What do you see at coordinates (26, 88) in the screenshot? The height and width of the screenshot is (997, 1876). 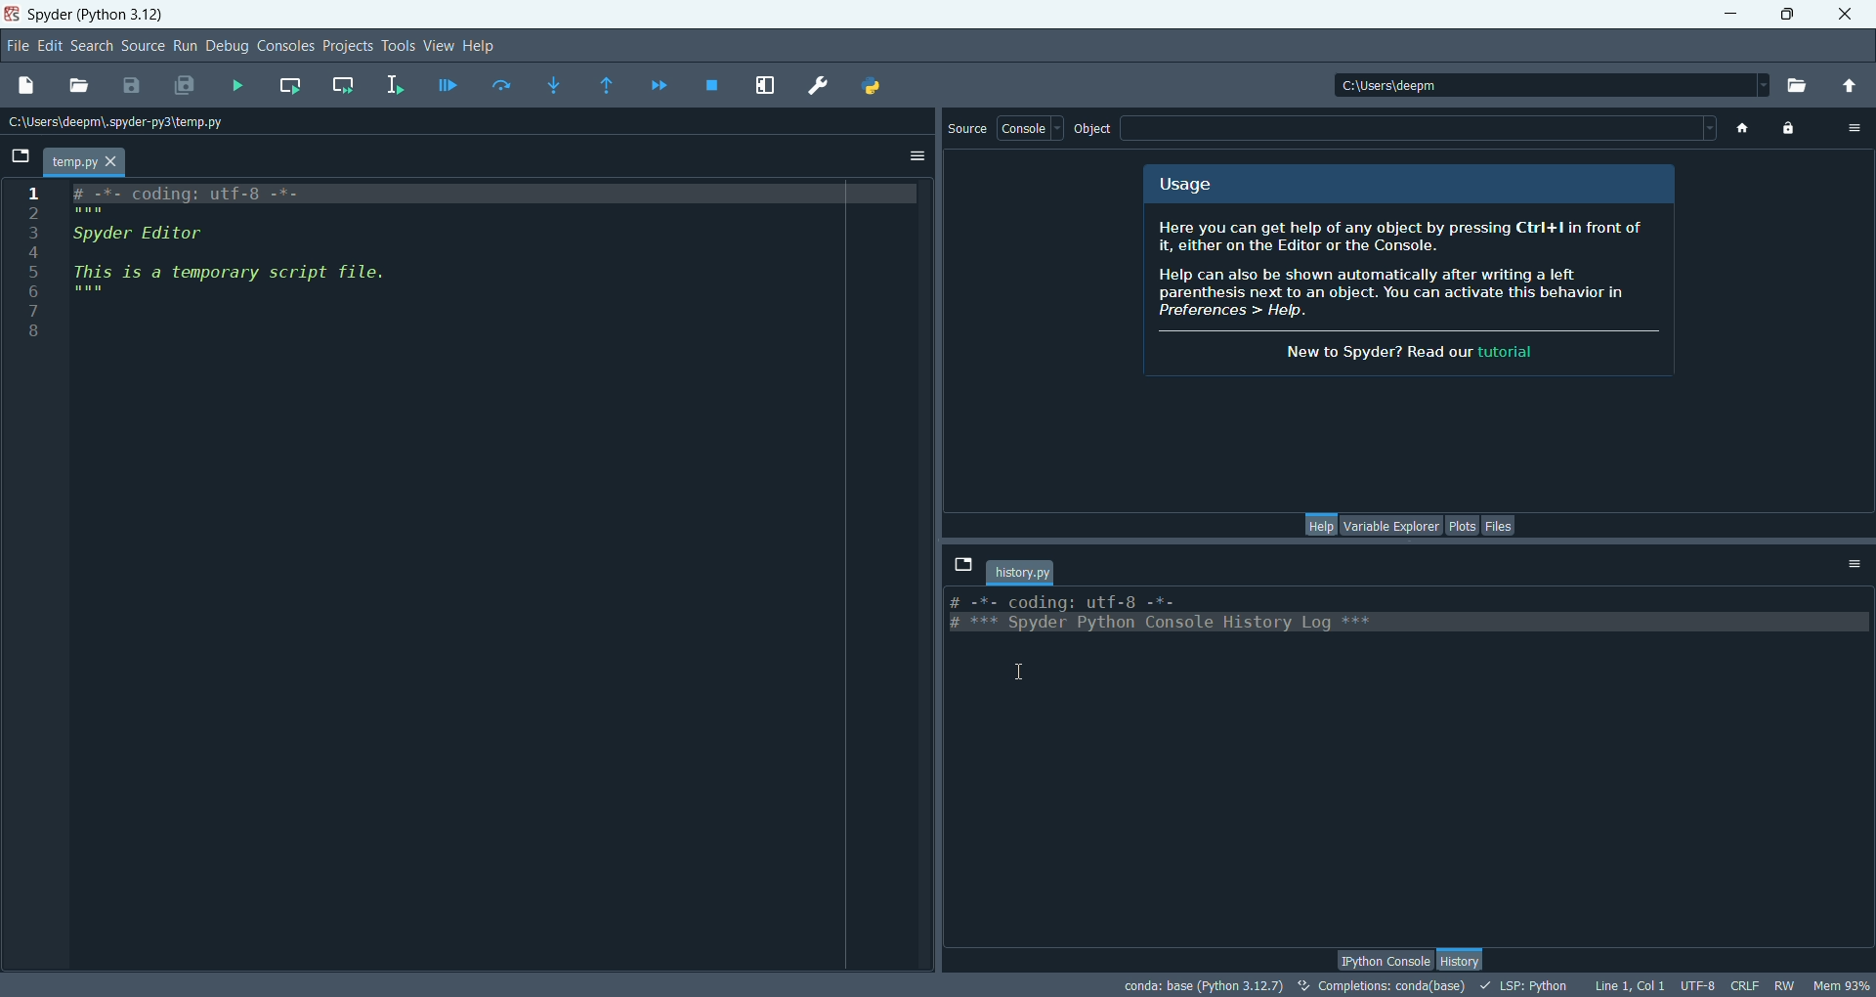 I see `new` at bounding box center [26, 88].